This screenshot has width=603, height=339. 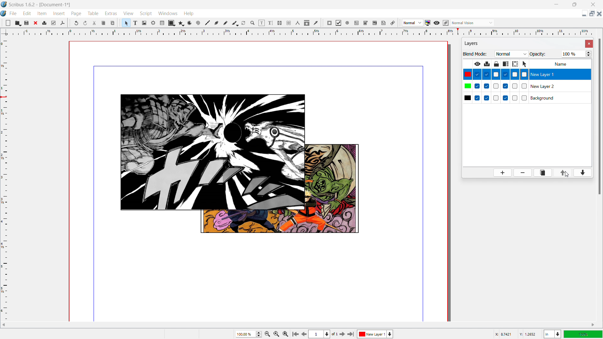 What do you see at coordinates (289, 23) in the screenshot?
I see `unlink text frames` at bounding box center [289, 23].